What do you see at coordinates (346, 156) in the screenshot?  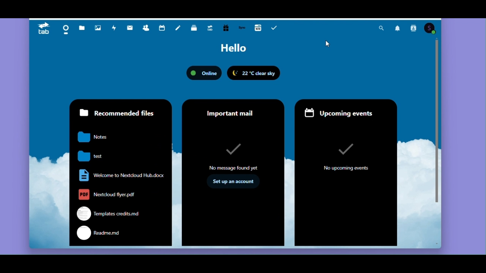 I see `no upcoming events` at bounding box center [346, 156].